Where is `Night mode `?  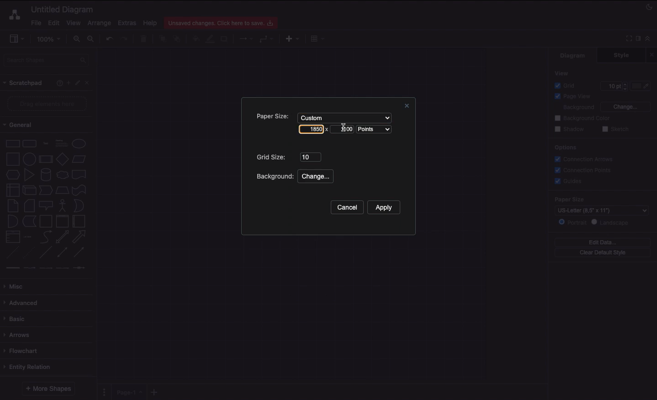
Night mode  is located at coordinates (650, 6).